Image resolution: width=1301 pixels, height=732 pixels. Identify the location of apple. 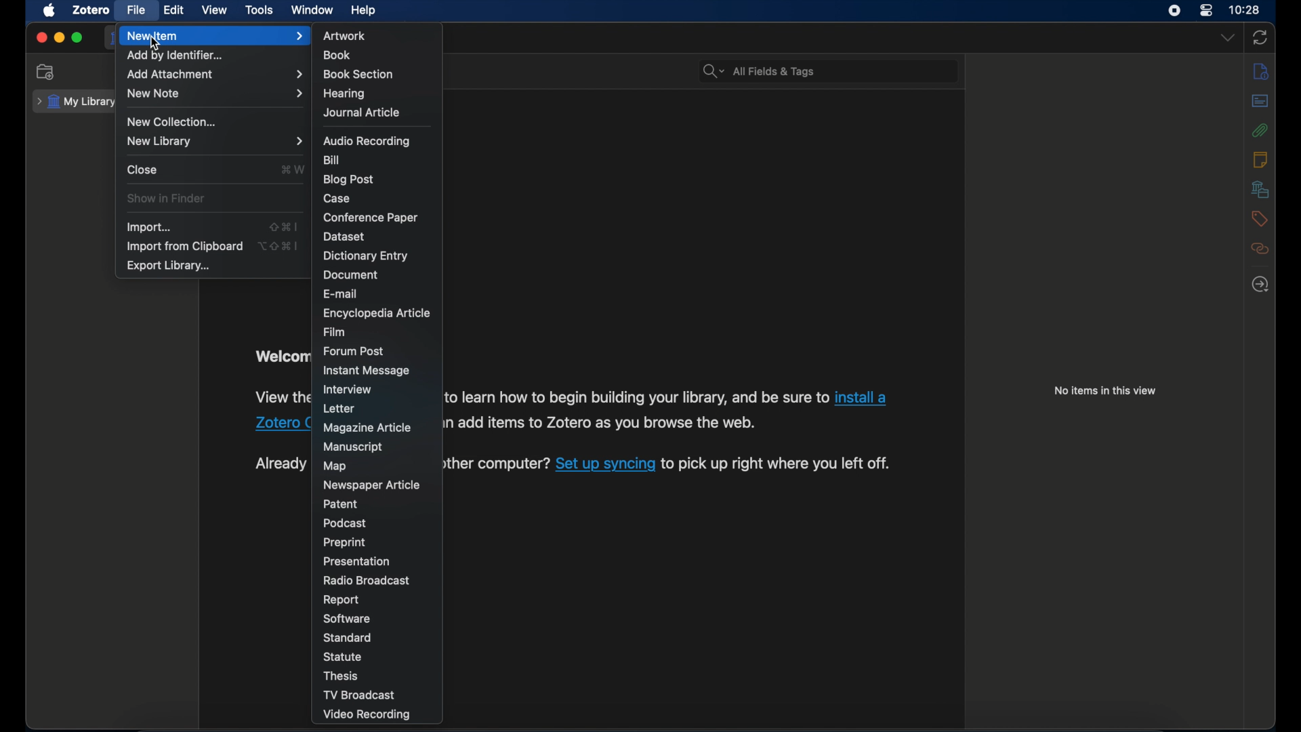
(49, 11).